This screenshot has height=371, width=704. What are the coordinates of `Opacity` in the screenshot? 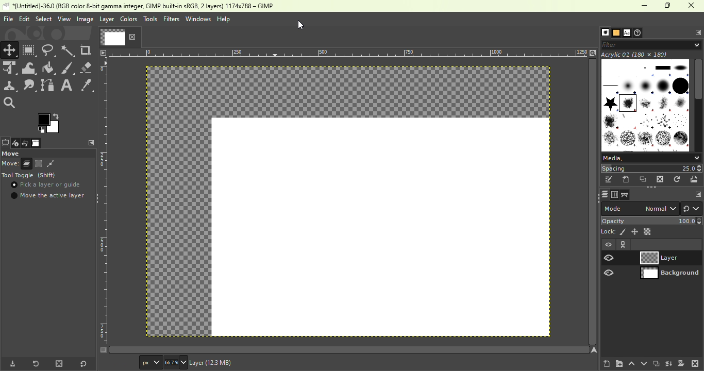 It's located at (652, 221).